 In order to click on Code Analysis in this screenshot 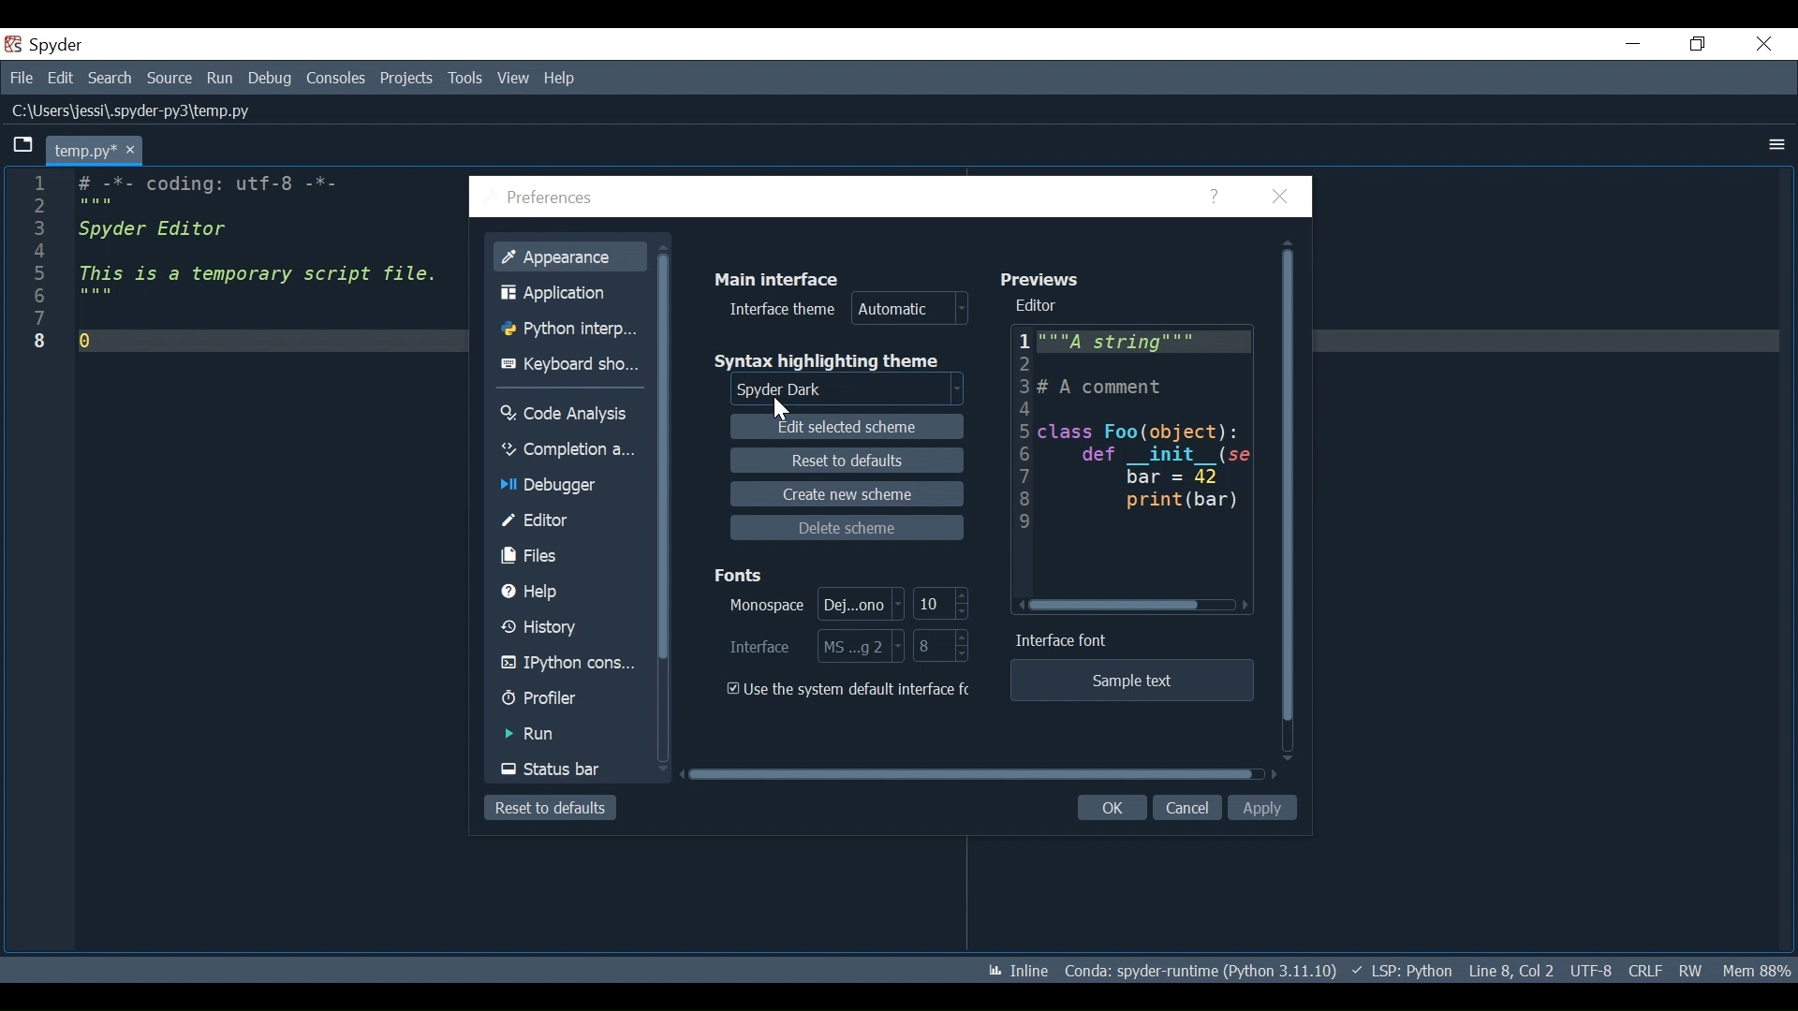, I will do `click(570, 414)`.